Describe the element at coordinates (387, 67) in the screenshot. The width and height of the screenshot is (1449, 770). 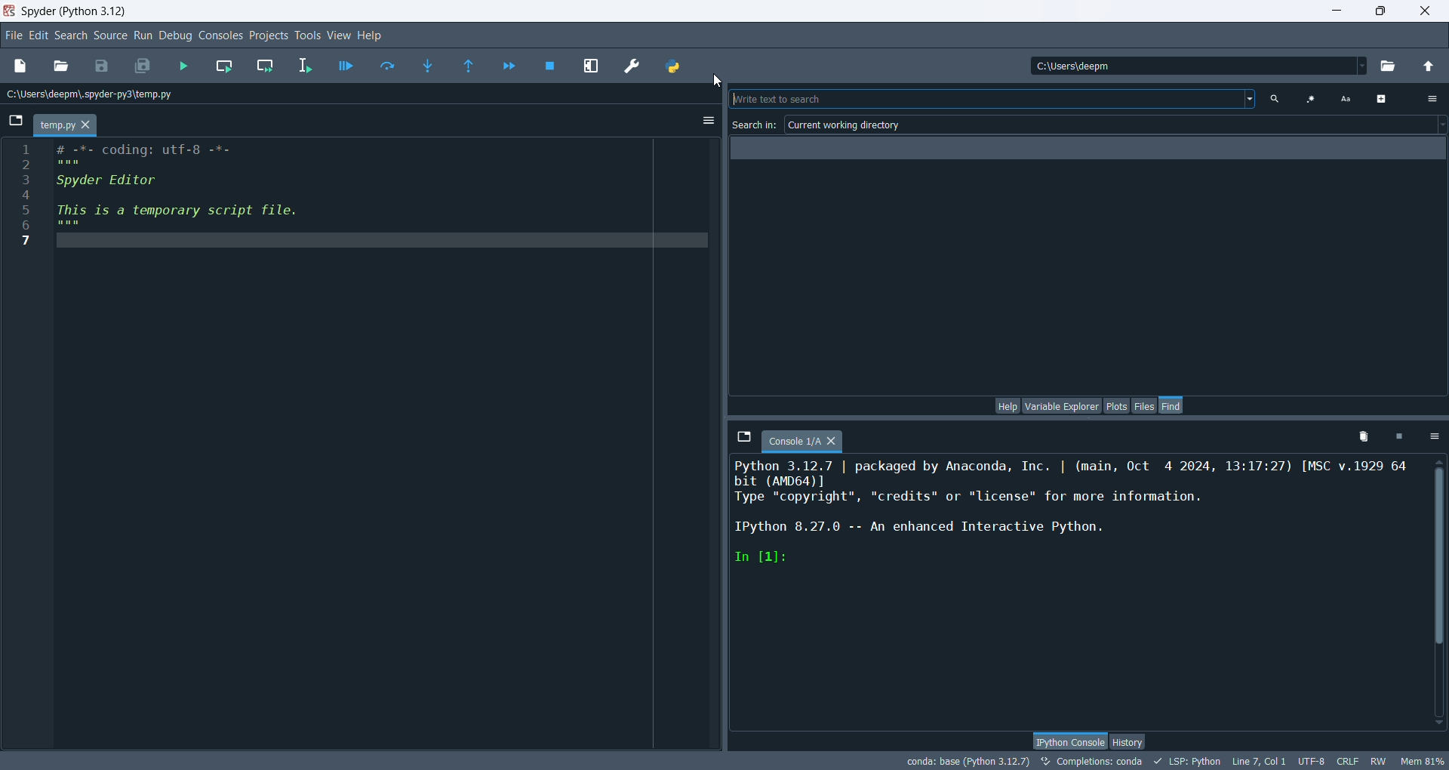
I see `run current line` at that location.